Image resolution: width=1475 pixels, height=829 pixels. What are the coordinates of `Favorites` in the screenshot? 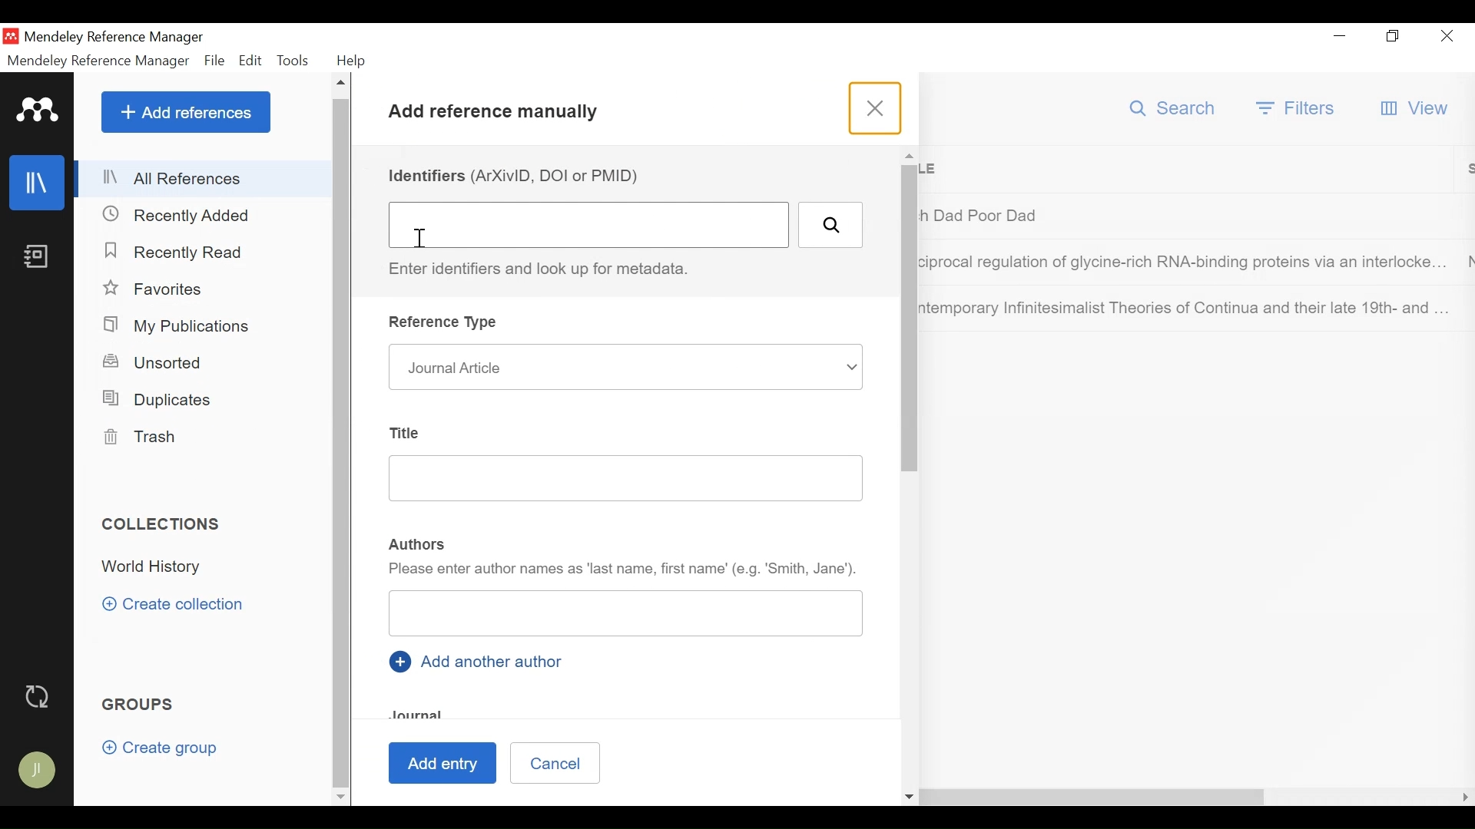 It's located at (155, 289).